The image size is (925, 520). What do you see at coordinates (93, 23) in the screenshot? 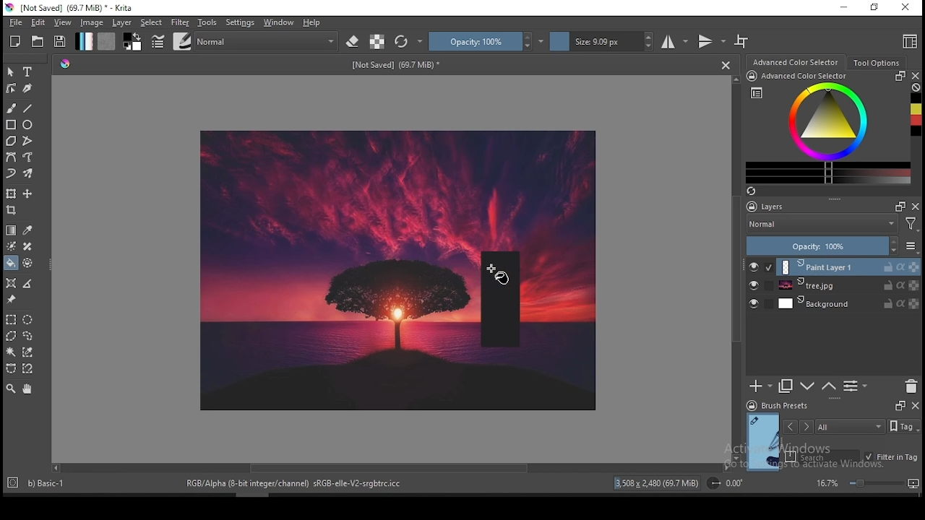
I see `image` at bounding box center [93, 23].